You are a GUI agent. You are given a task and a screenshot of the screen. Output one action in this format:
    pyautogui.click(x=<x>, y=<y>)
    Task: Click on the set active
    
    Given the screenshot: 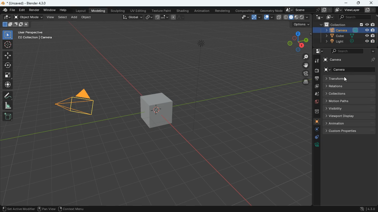 What is the action you would take?
    pyautogui.click(x=19, y=209)
    